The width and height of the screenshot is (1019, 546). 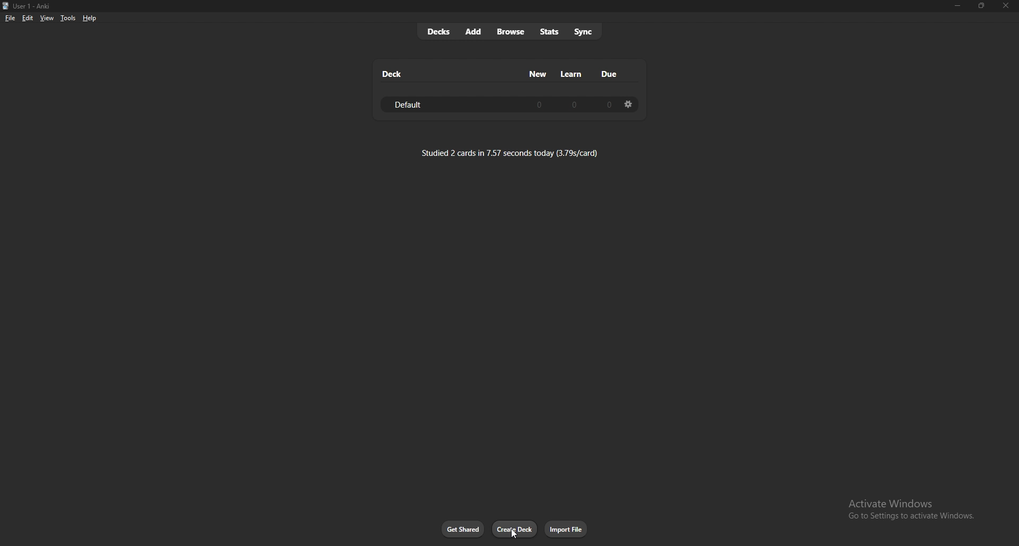 I want to click on add, so click(x=474, y=31).